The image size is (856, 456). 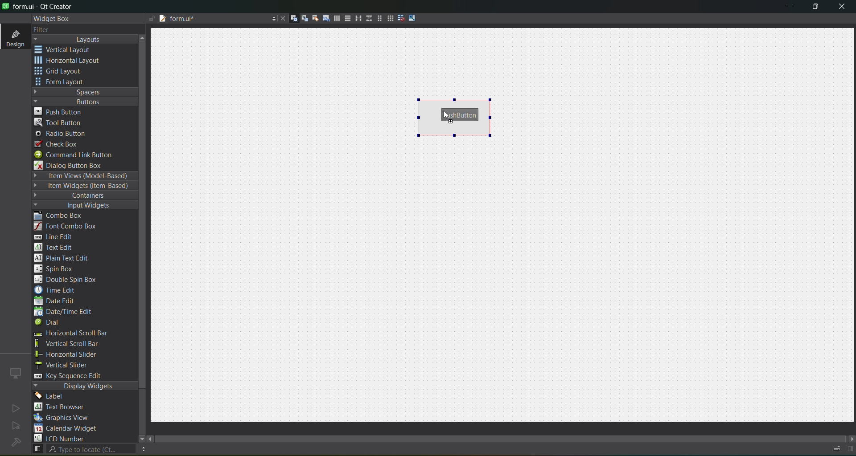 I want to click on text edit, so click(x=56, y=247).